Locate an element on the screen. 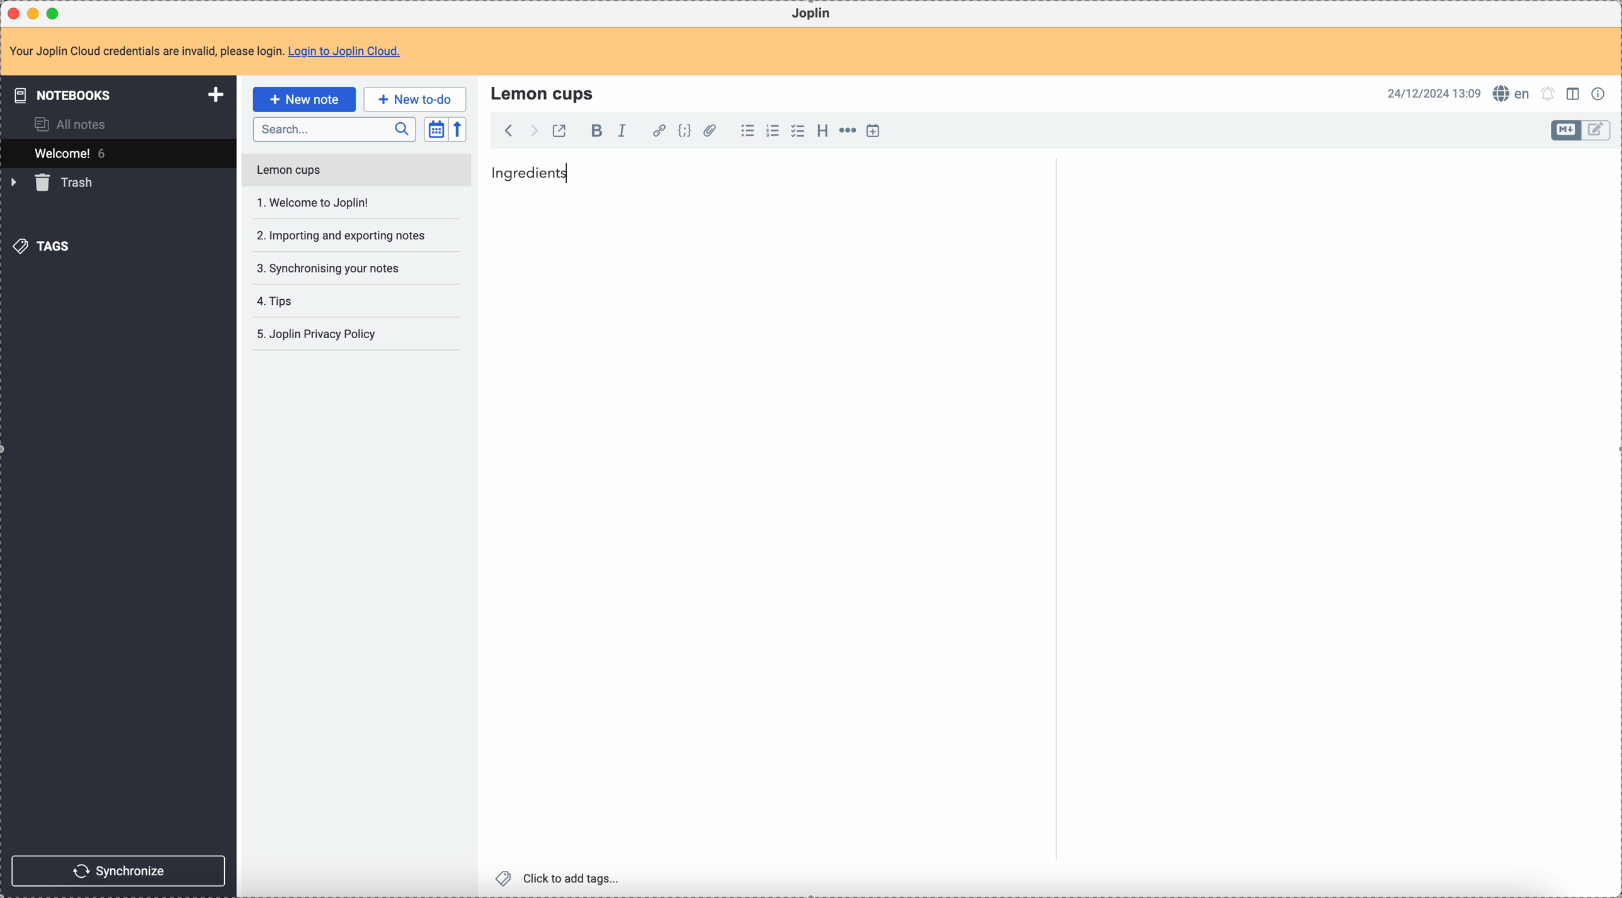 This screenshot has width=1622, height=898. horizontal rule is located at coordinates (846, 132).